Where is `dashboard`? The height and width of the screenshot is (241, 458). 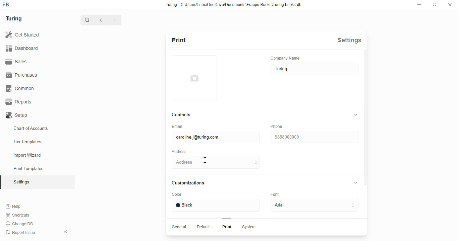 dashboard is located at coordinates (22, 48).